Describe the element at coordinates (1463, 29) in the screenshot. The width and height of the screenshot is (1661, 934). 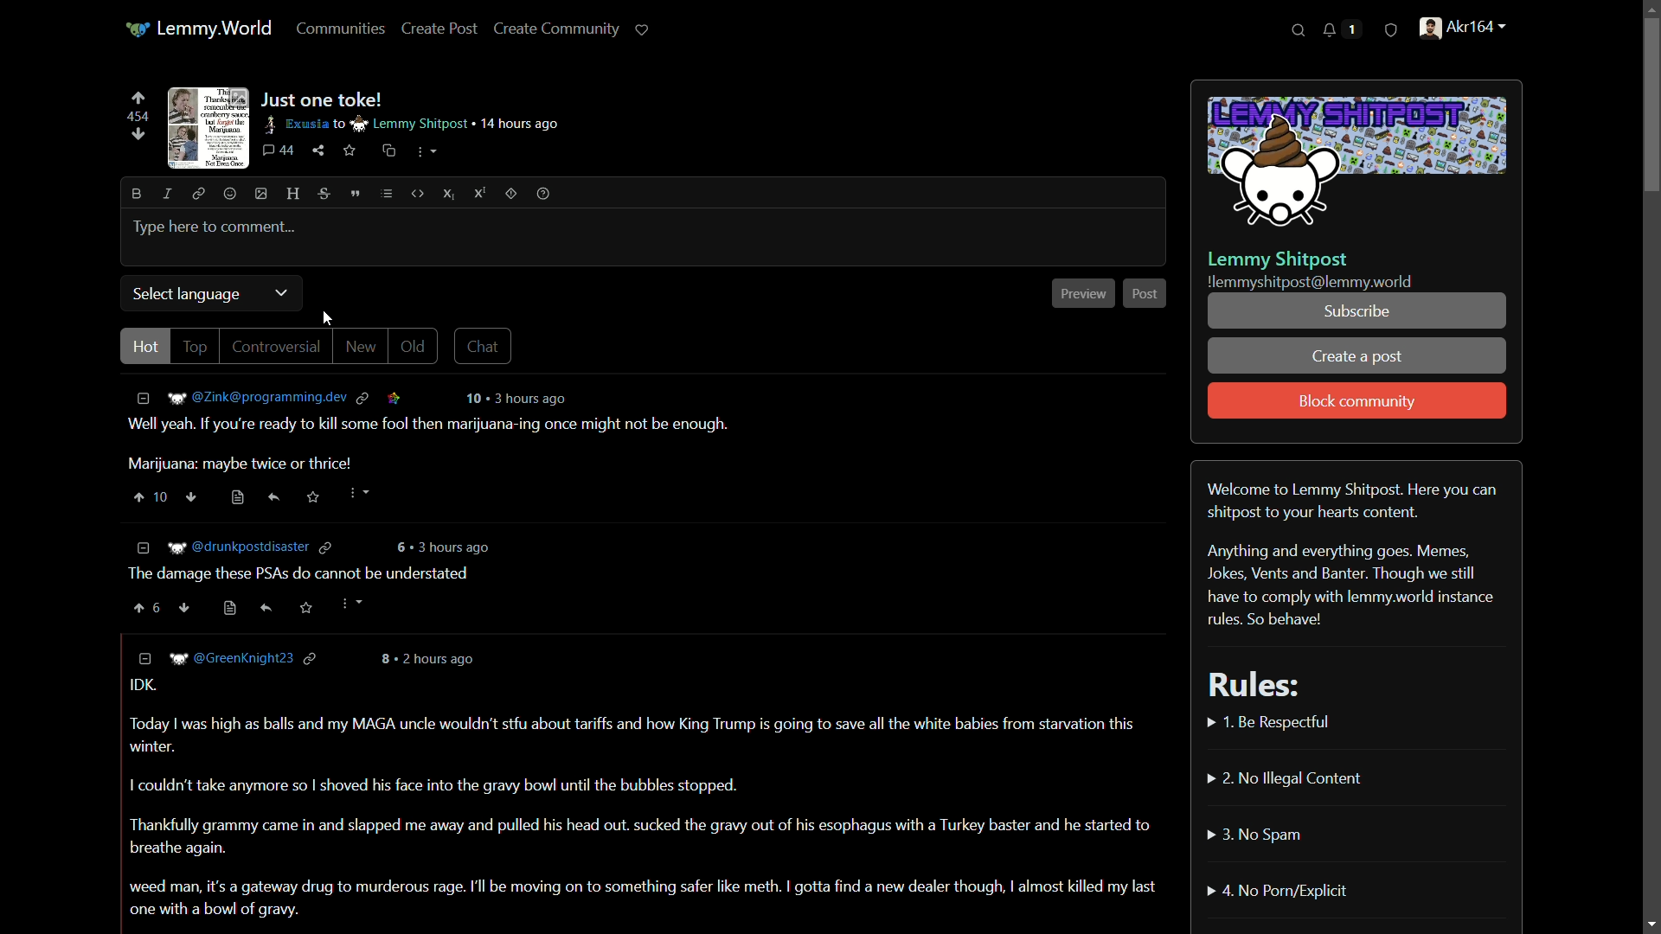
I see `Akr164` at that location.